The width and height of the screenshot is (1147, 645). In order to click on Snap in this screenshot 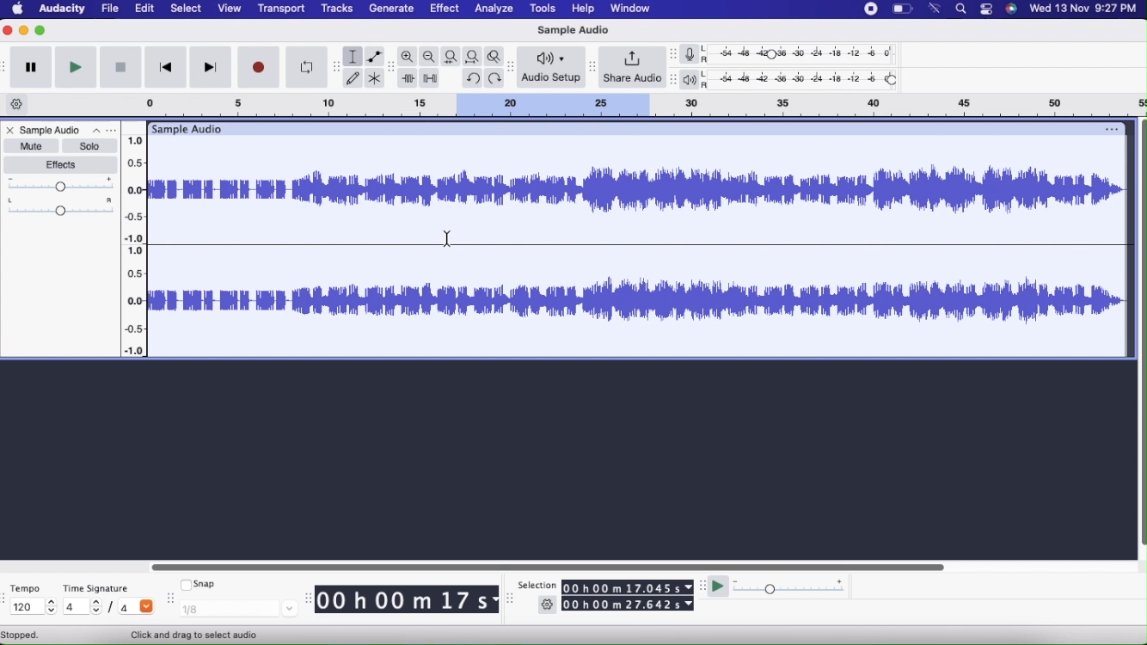, I will do `click(199, 582)`.